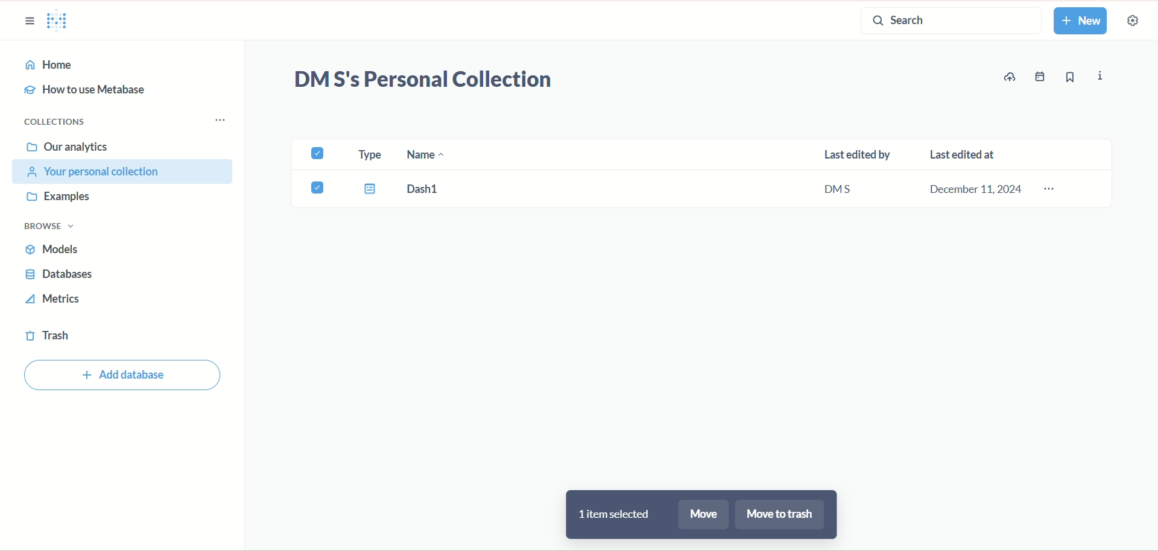 Image resolution: width=1158 pixels, height=551 pixels. What do you see at coordinates (122, 172) in the screenshot?
I see `your personal collection` at bounding box center [122, 172].